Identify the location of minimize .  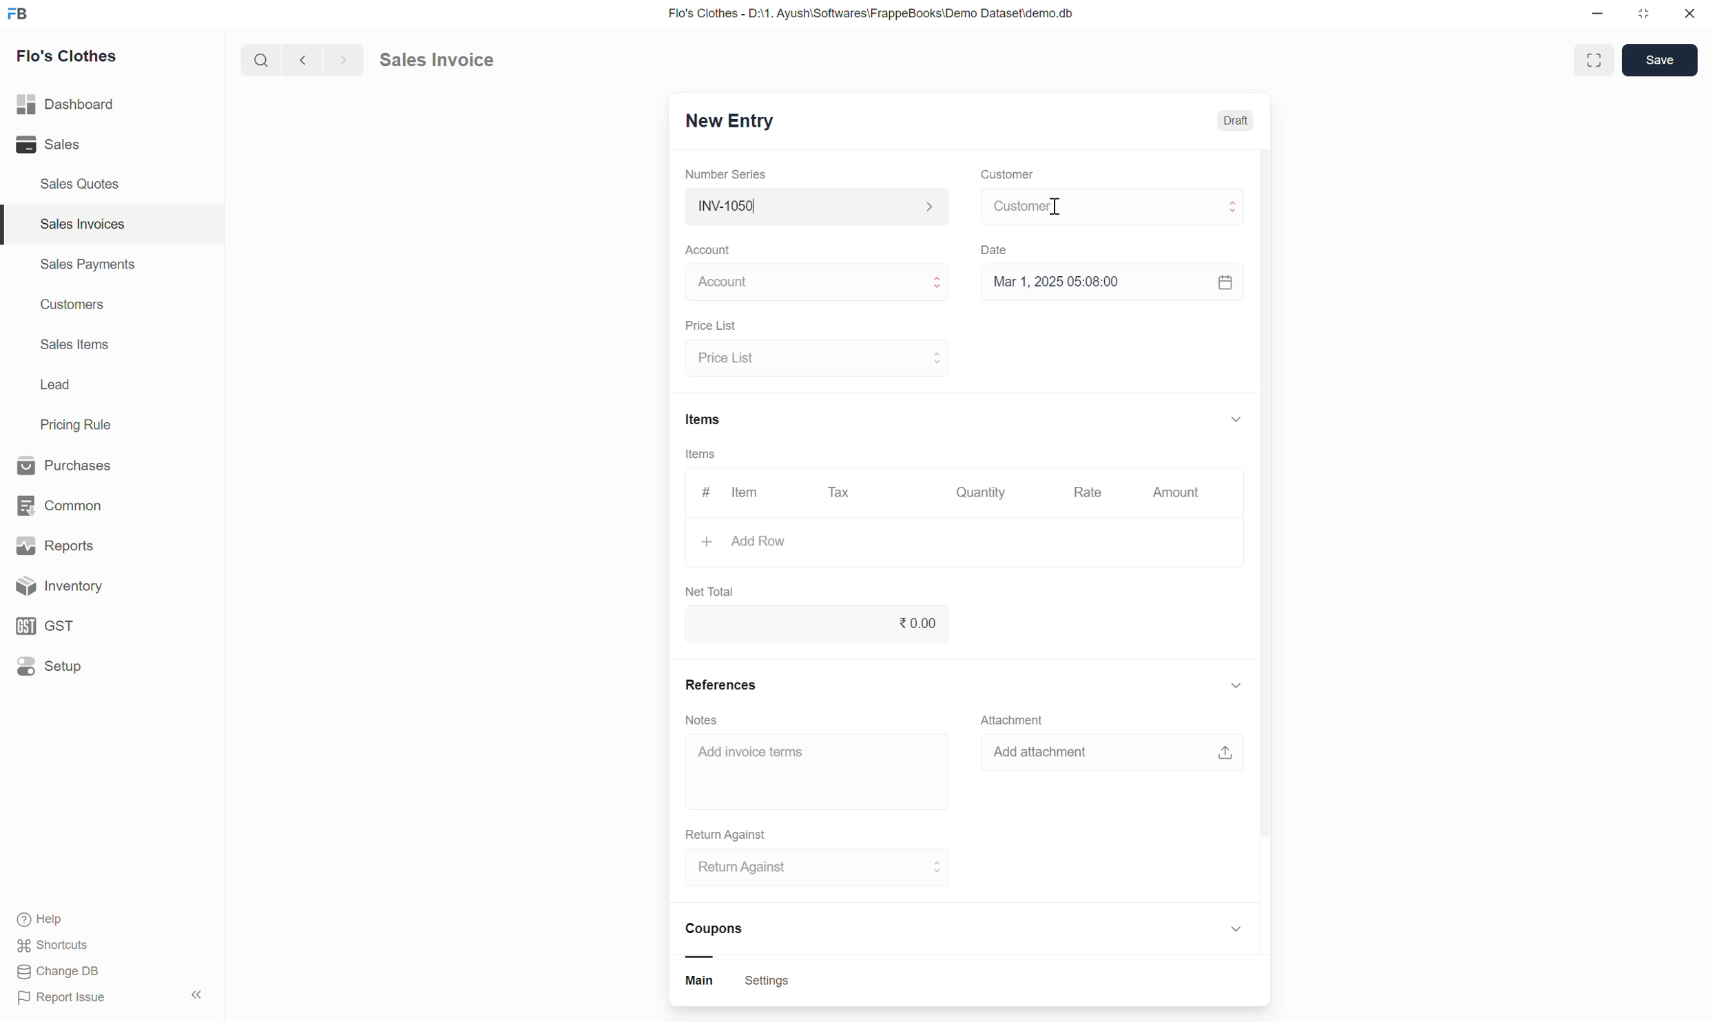
(1603, 15).